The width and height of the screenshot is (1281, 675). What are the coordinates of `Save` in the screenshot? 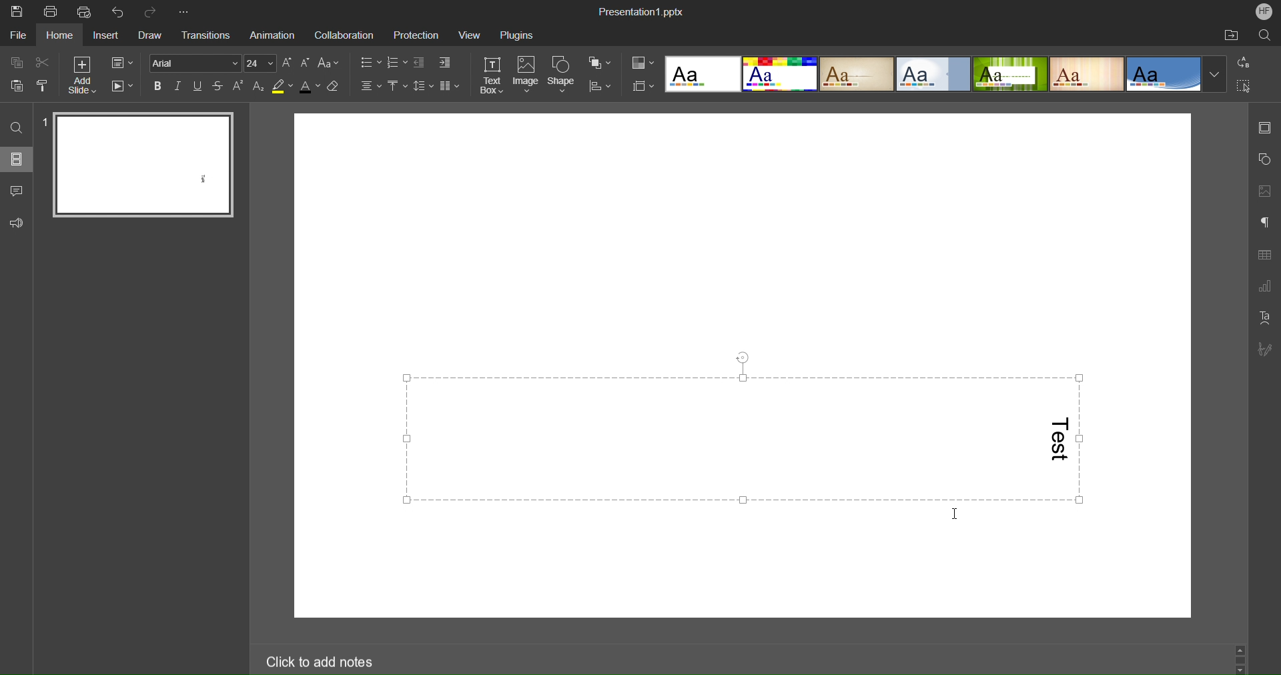 It's located at (15, 11).